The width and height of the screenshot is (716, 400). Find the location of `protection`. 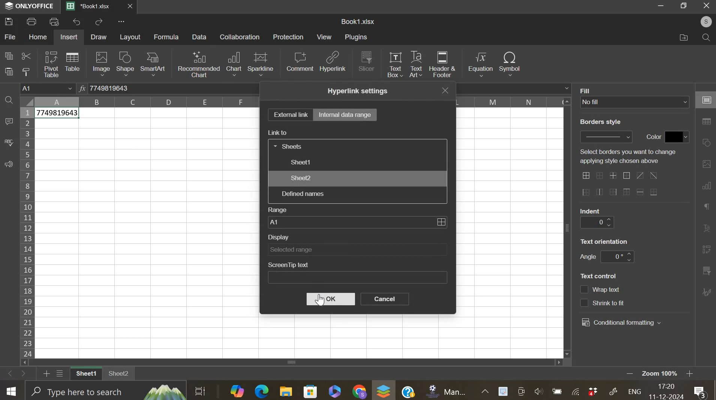

protection is located at coordinates (288, 37).